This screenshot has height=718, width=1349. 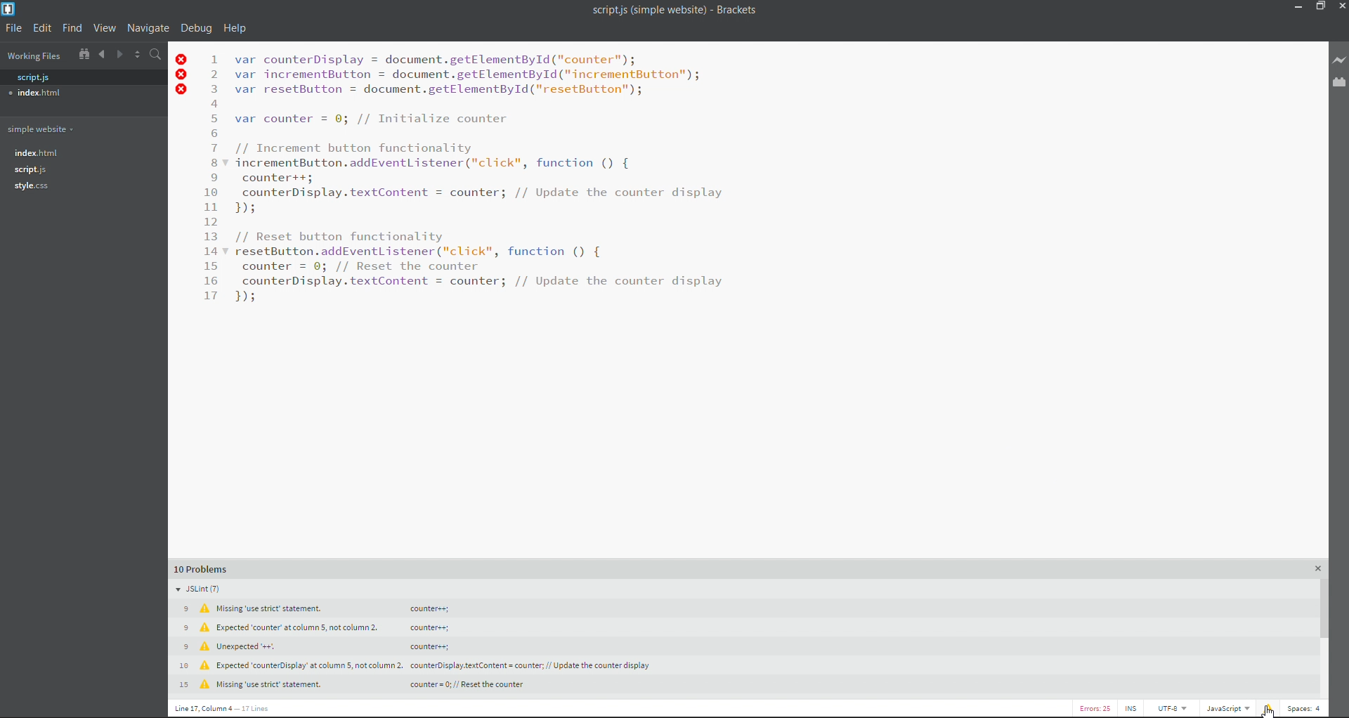 I want to click on error number, so click(x=1100, y=707).